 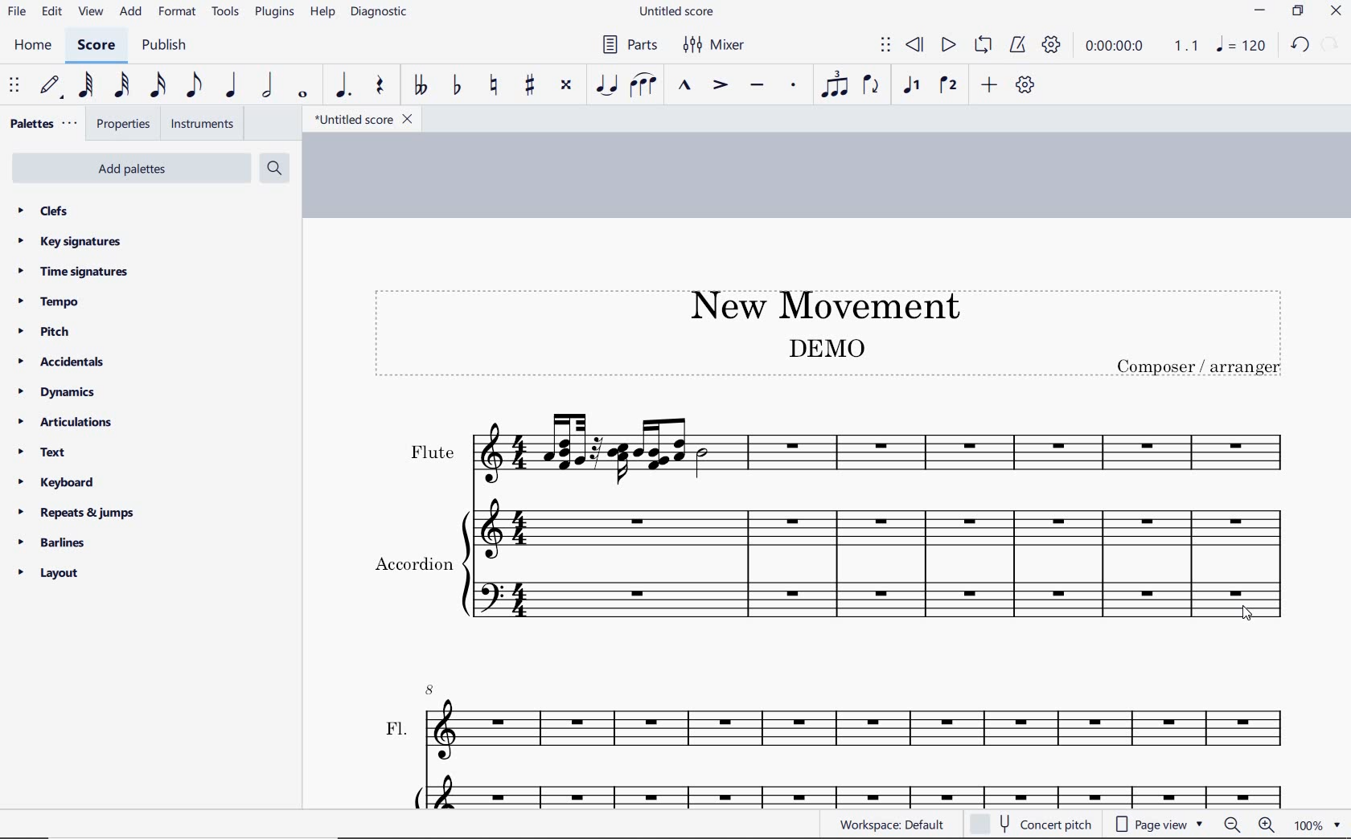 What do you see at coordinates (679, 12) in the screenshot?
I see `file name` at bounding box center [679, 12].